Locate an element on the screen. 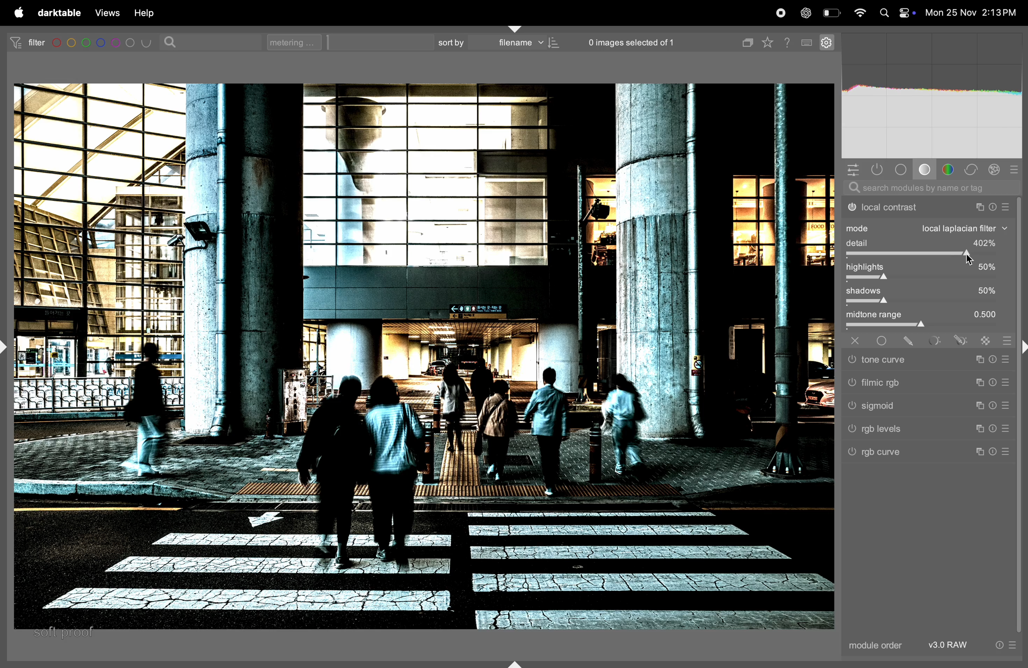 The height and width of the screenshot is (668, 1028). chatgpt is located at coordinates (805, 12).